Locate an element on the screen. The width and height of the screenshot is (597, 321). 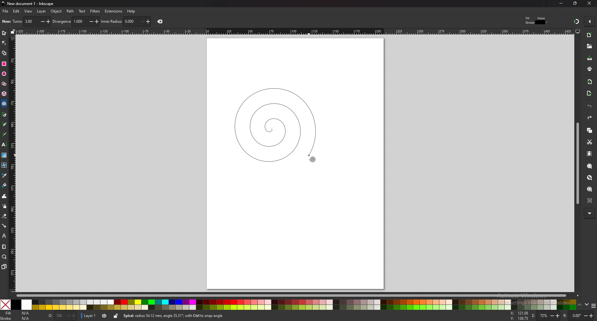
pages is located at coordinates (4, 266).